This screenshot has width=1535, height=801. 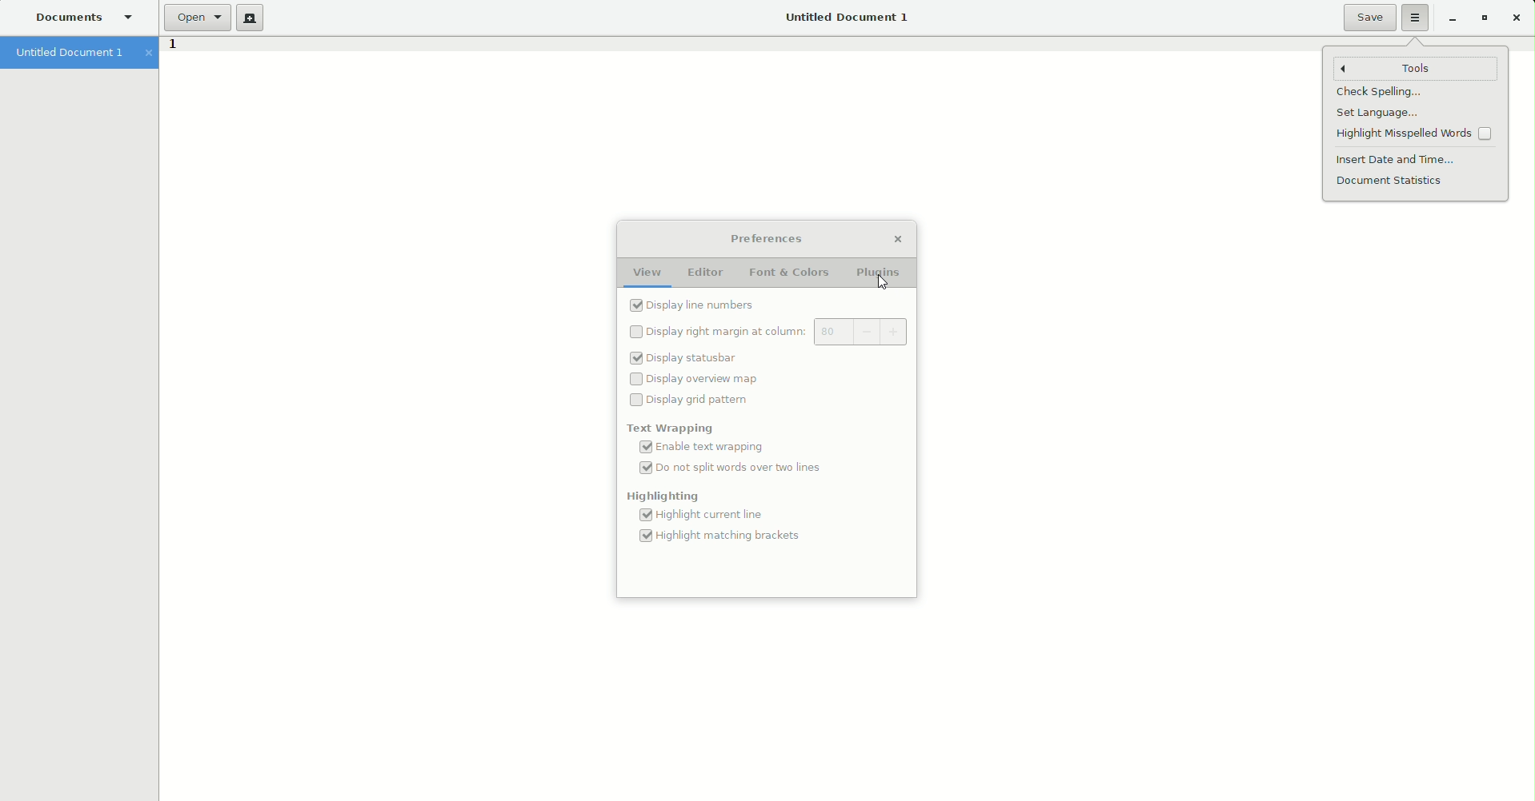 What do you see at coordinates (898, 241) in the screenshot?
I see `Close` at bounding box center [898, 241].